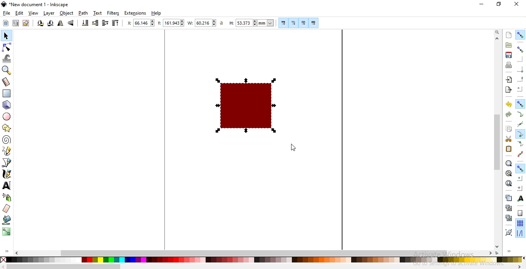  What do you see at coordinates (6, 140) in the screenshot?
I see `create spiral` at bounding box center [6, 140].